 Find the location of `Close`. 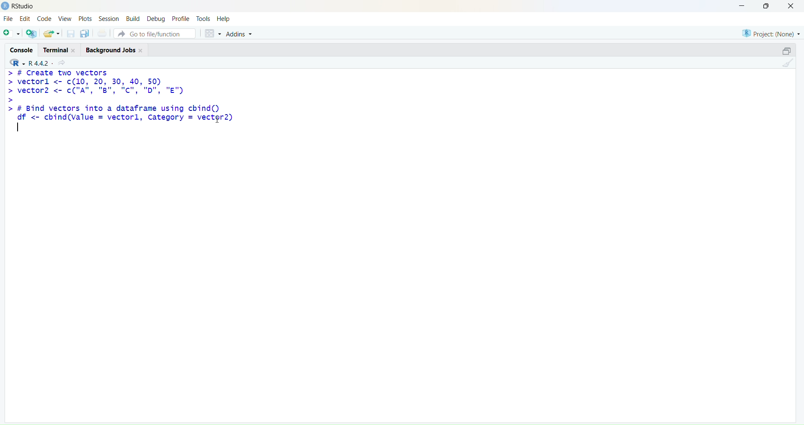

Close is located at coordinates (791, 7).